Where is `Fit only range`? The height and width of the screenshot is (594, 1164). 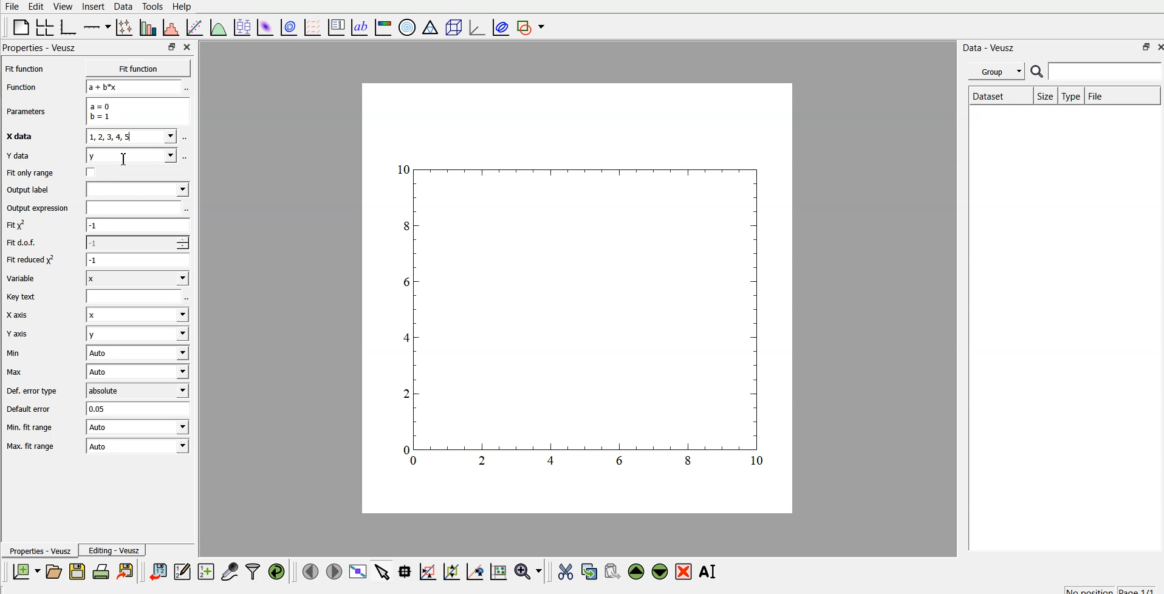
Fit only range is located at coordinates (37, 173).